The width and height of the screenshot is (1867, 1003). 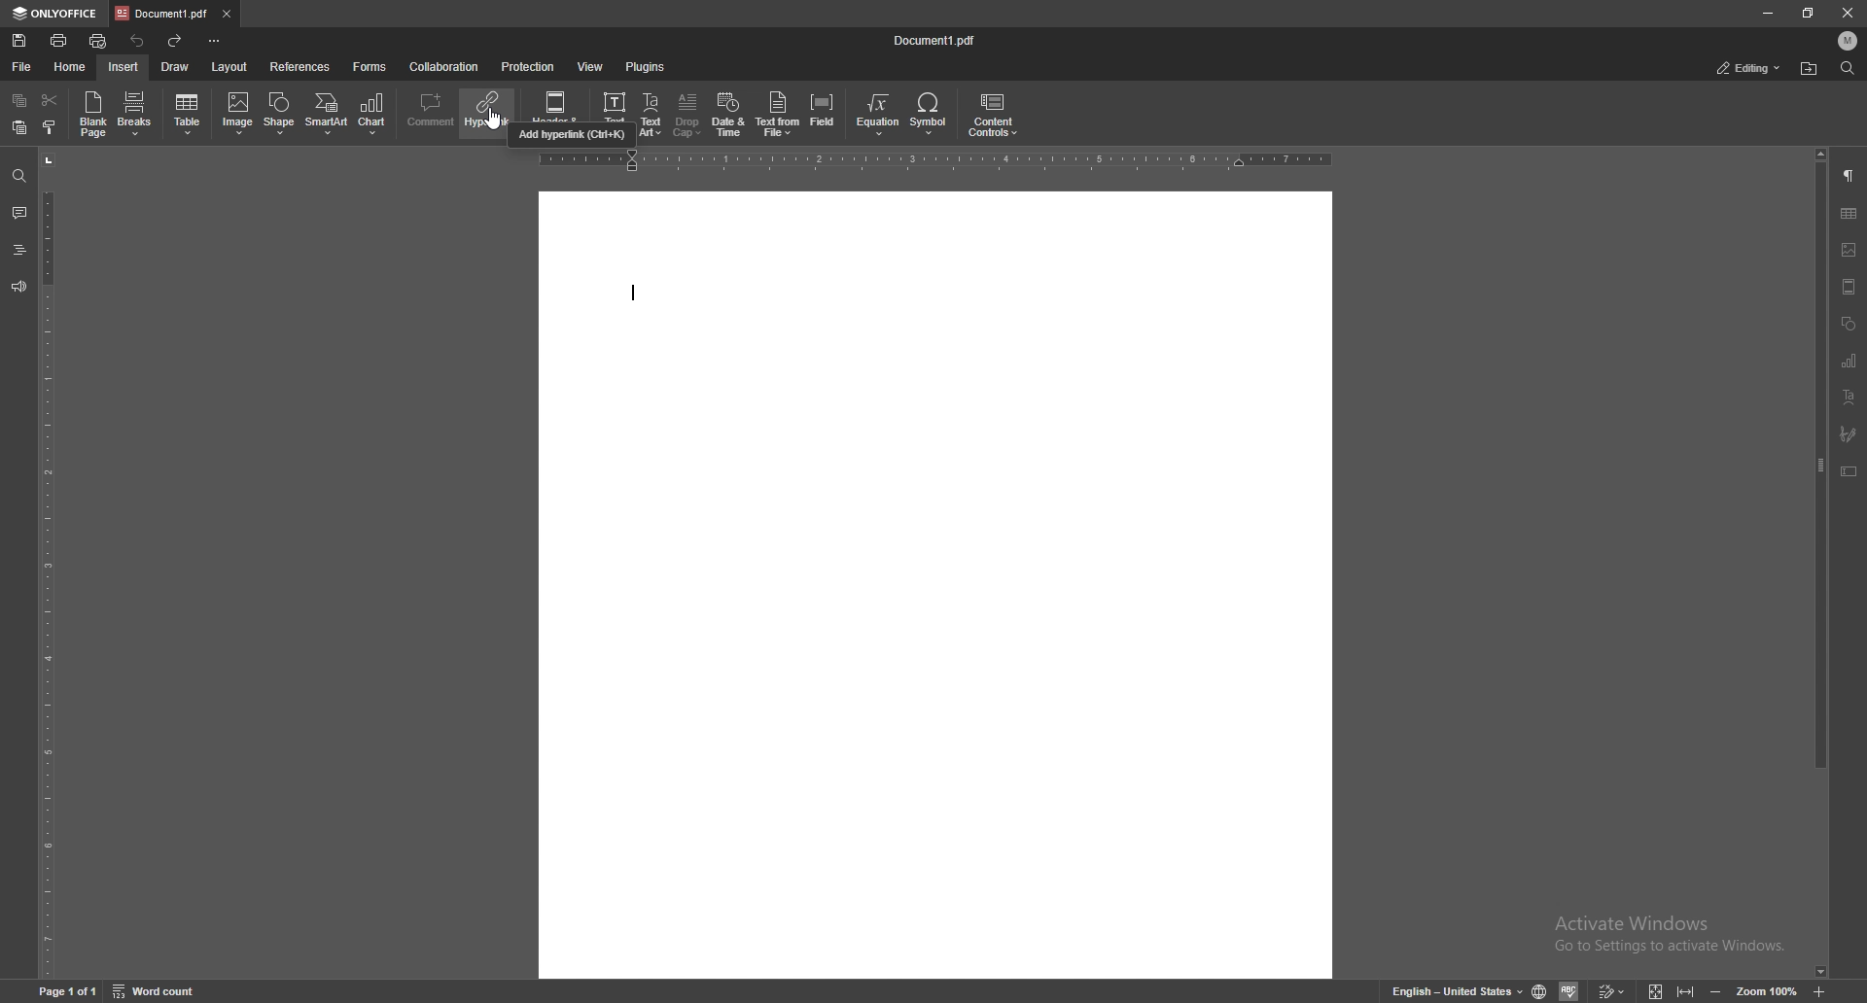 I want to click on header and footer, so click(x=558, y=105).